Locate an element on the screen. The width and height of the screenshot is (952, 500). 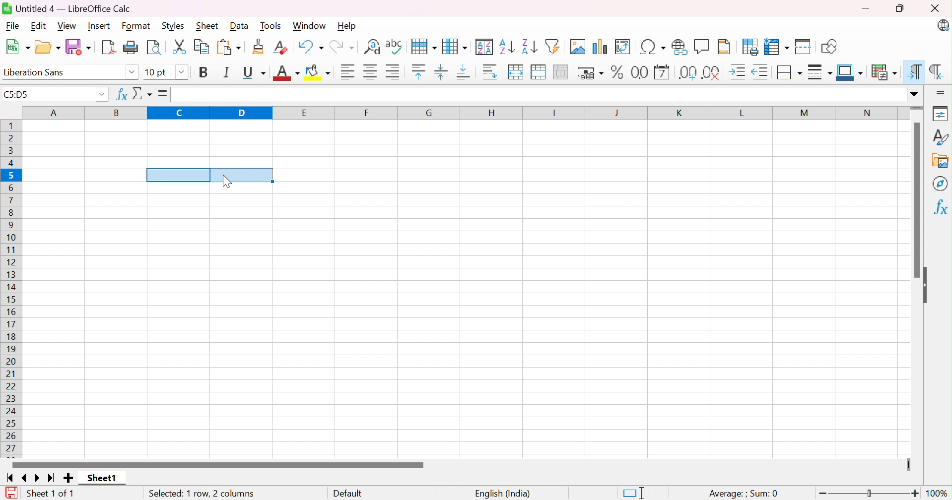
Scroll to next sheet is located at coordinates (40, 479).